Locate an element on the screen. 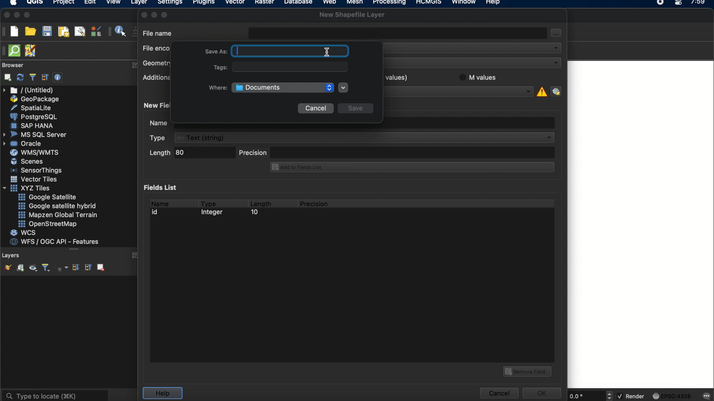  remove layer group is located at coordinates (100, 267).